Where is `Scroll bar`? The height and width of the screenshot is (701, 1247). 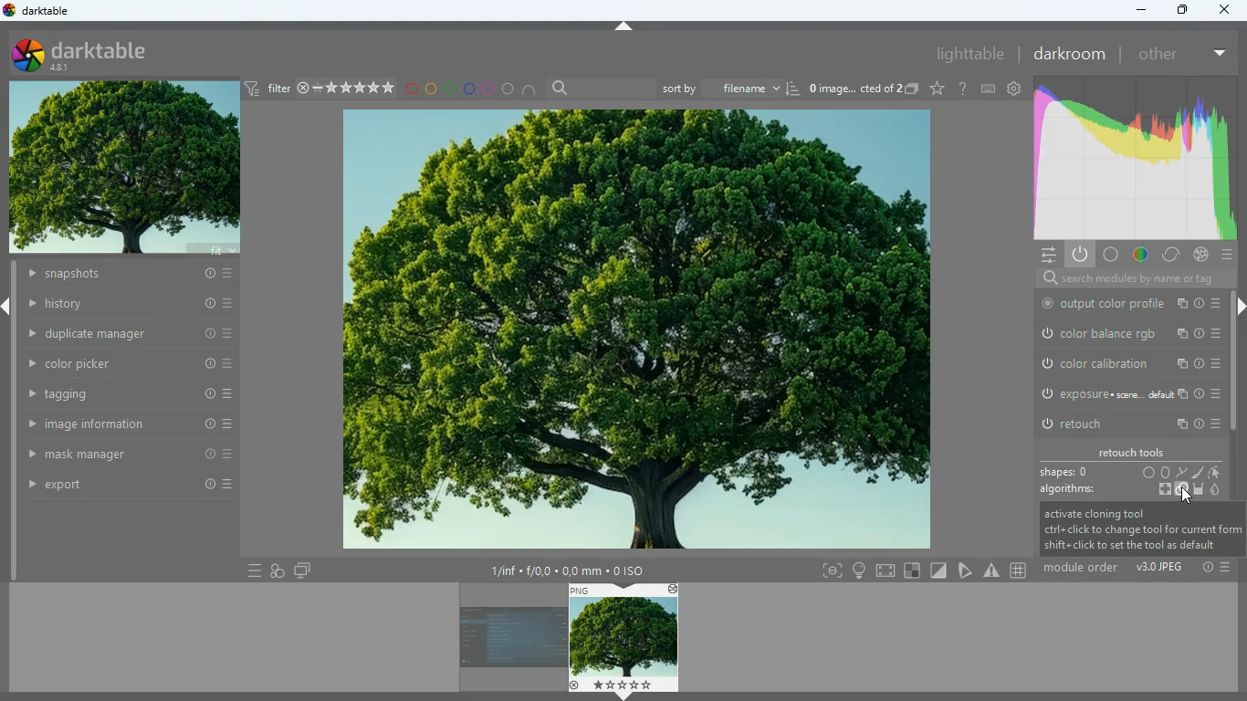 Scroll bar is located at coordinates (1239, 360).